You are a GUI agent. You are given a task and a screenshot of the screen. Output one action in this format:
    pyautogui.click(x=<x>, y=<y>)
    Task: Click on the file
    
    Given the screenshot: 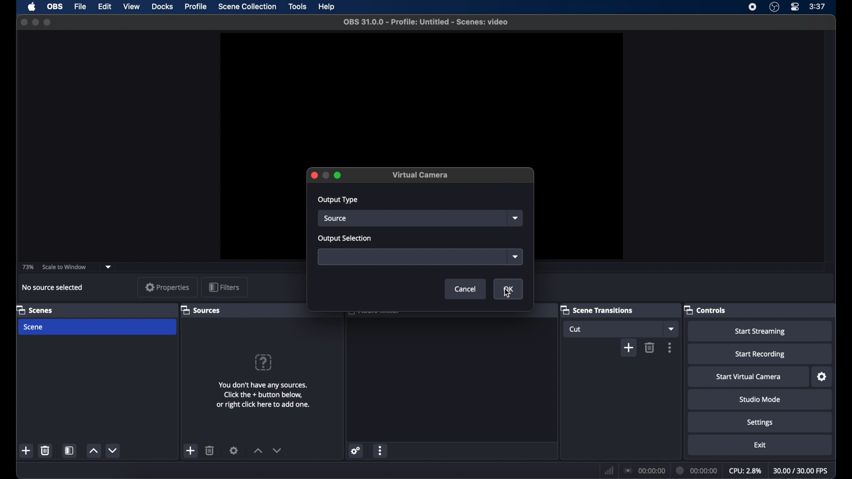 What is the action you would take?
    pyautogui.click(x=79, y=6)
    